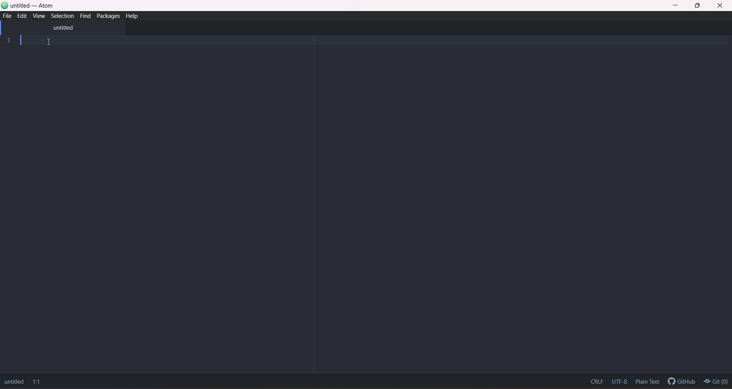  Describe the element at coordinates (50, 43) in the screenshot. I see `cursor` at that location.